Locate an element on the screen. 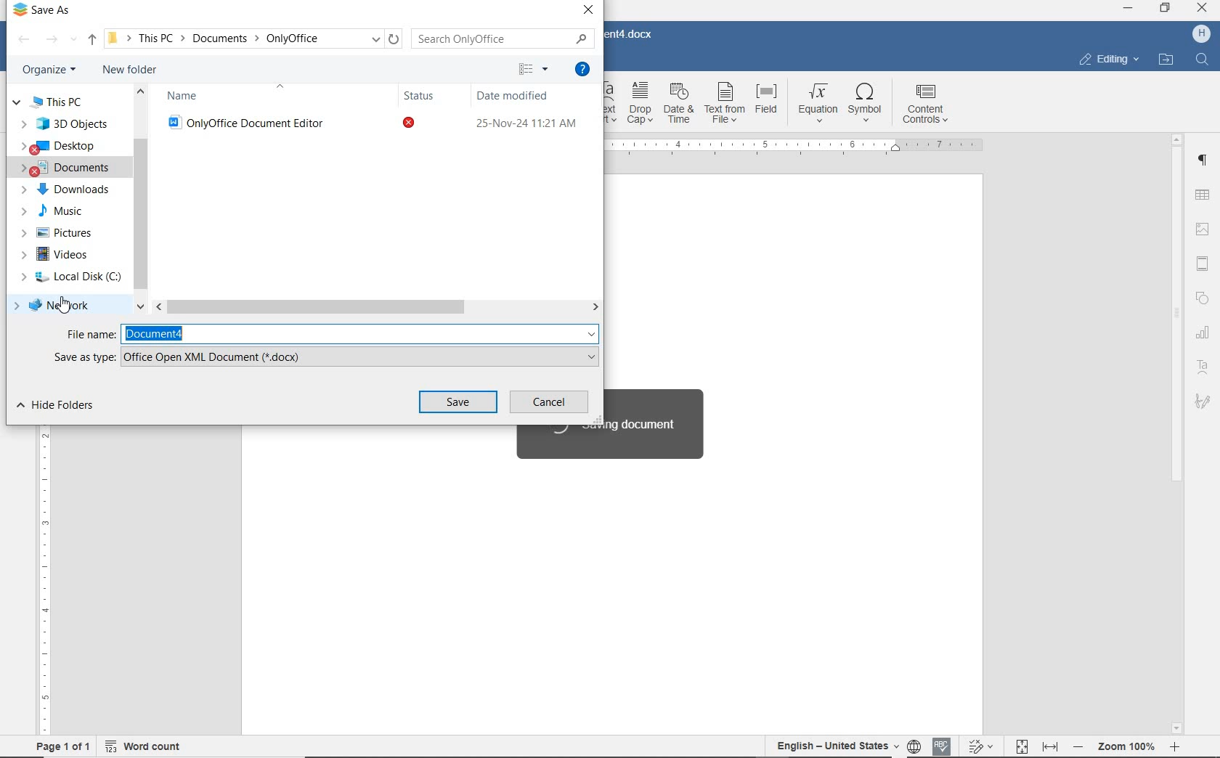 This screenshot has width=1220, height=758. Save As is located at coordinates (43, 9).